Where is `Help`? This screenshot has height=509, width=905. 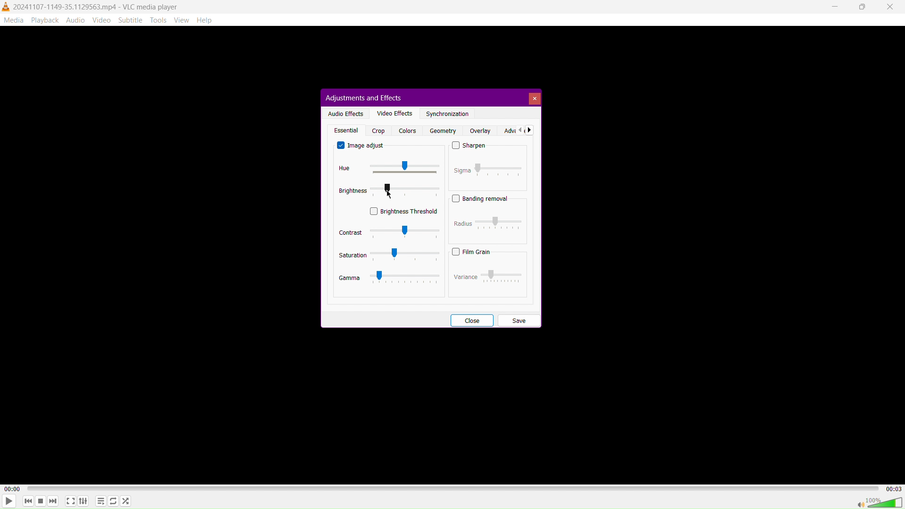 Help is located at coordinates (208, 20).